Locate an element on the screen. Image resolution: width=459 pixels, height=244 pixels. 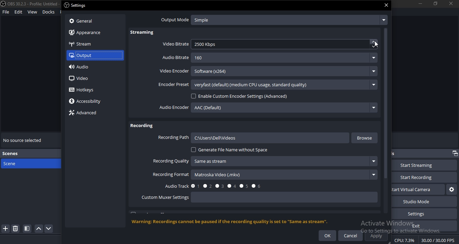
studio is located at coordinates (421, 202).